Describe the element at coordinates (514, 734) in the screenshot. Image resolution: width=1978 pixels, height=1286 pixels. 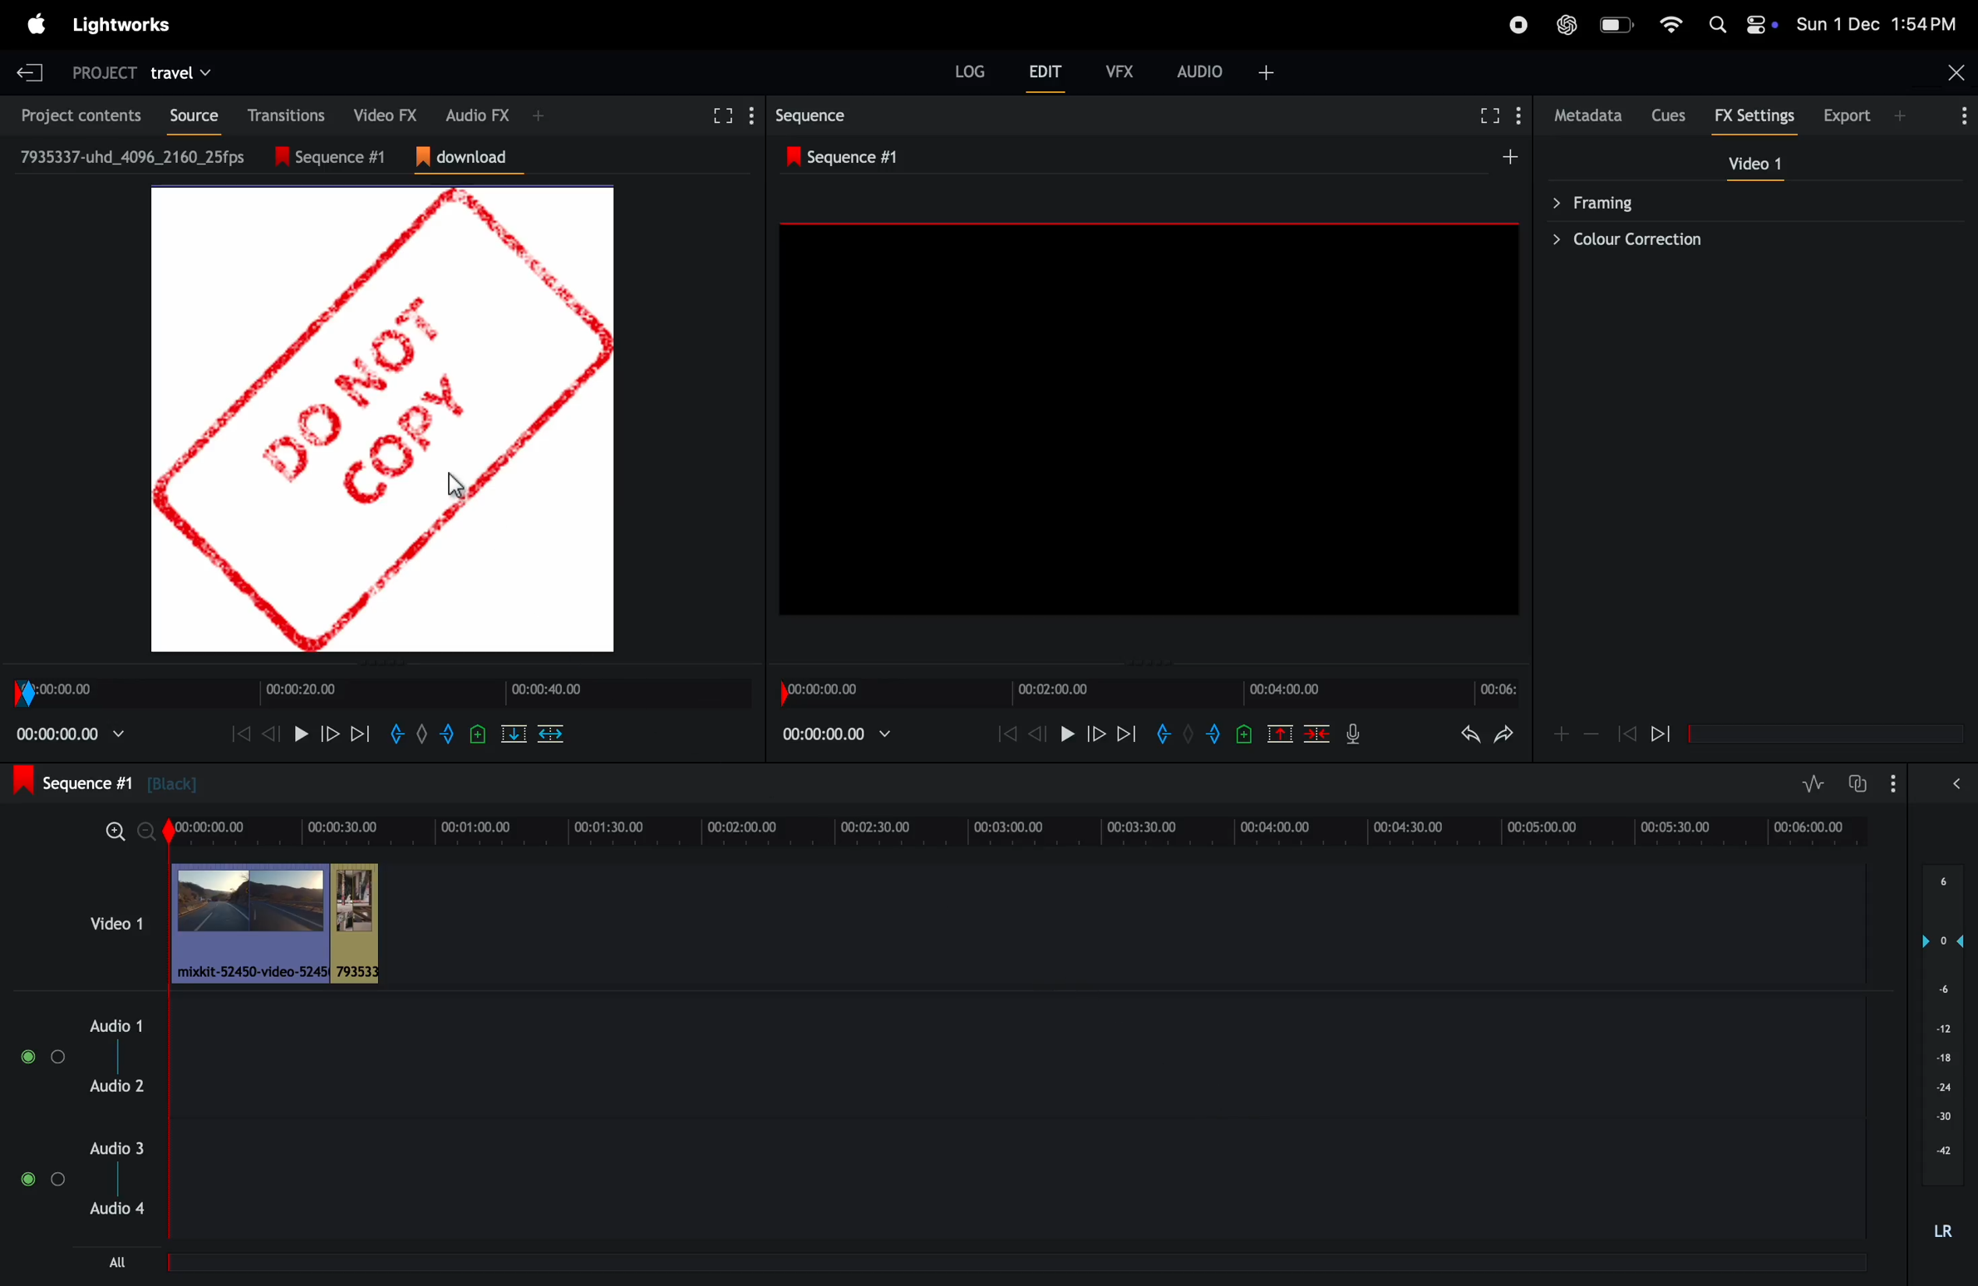
I see `cut` at that location.